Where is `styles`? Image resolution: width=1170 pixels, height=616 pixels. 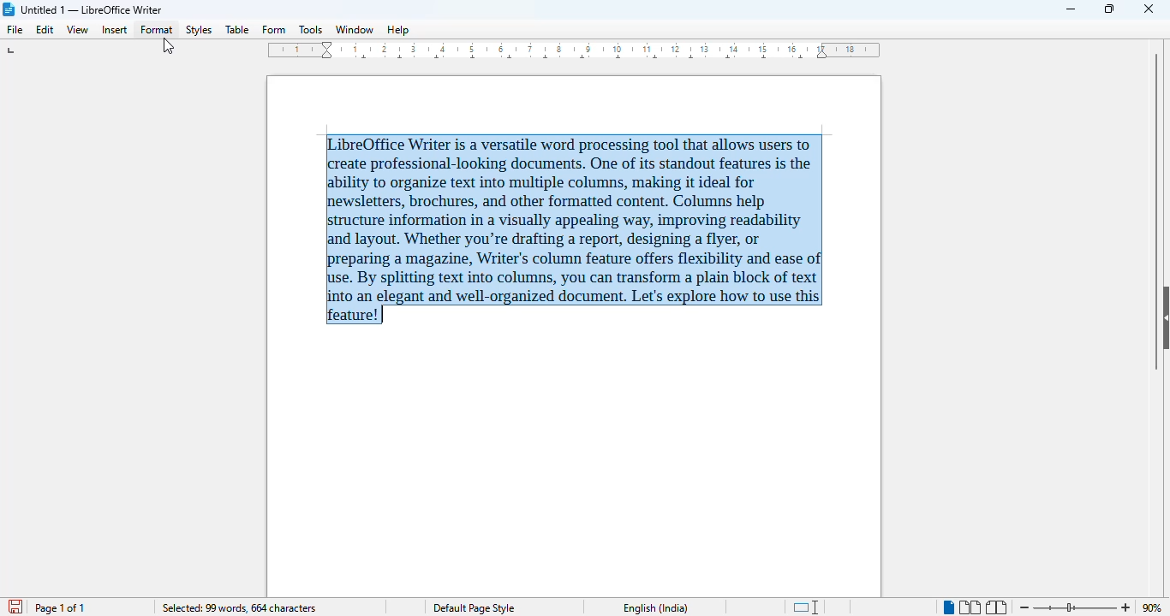
styles is located at coordinates (199, 30).